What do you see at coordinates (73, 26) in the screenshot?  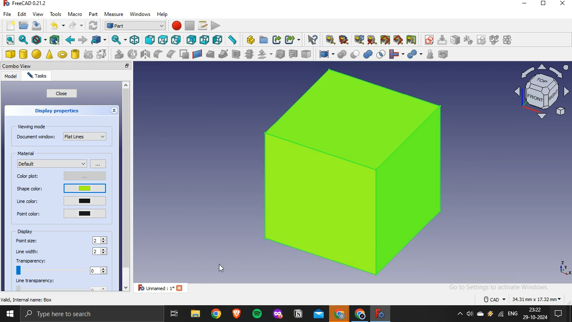 I see `redo` at bounding box center [73, 26].